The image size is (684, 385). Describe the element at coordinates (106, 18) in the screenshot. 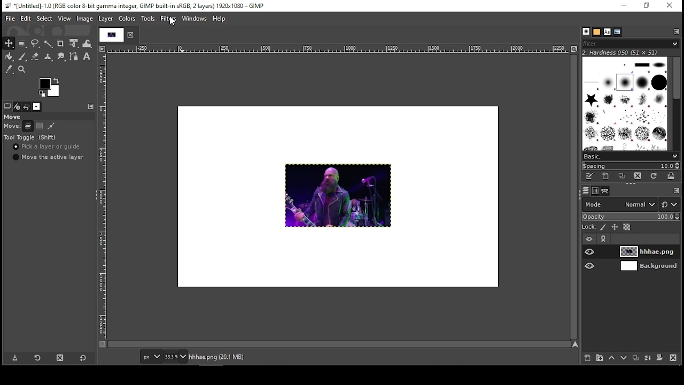

I see `layer` at that location.